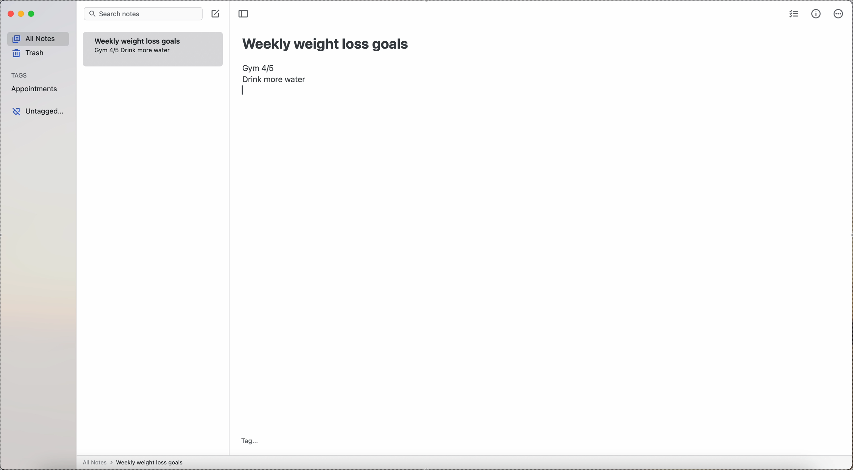 The image size is (853, 470). Describe the element at coordinates (22, 14) in the screenshot. I see `minimize Simplenote` at that location.